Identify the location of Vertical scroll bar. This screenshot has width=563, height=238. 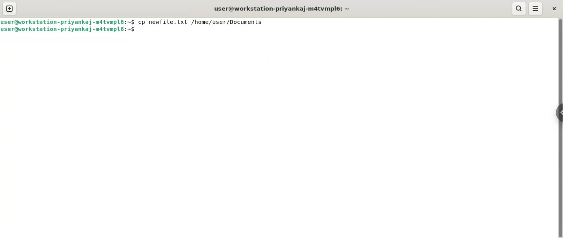
(559, 128).